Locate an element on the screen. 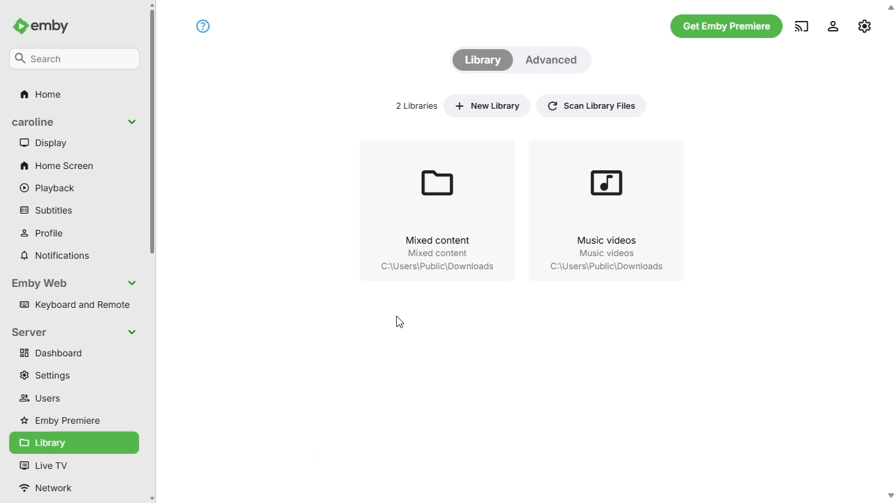 This screenshot has height=503, width=896. new library is located at coordinates (487, 105).